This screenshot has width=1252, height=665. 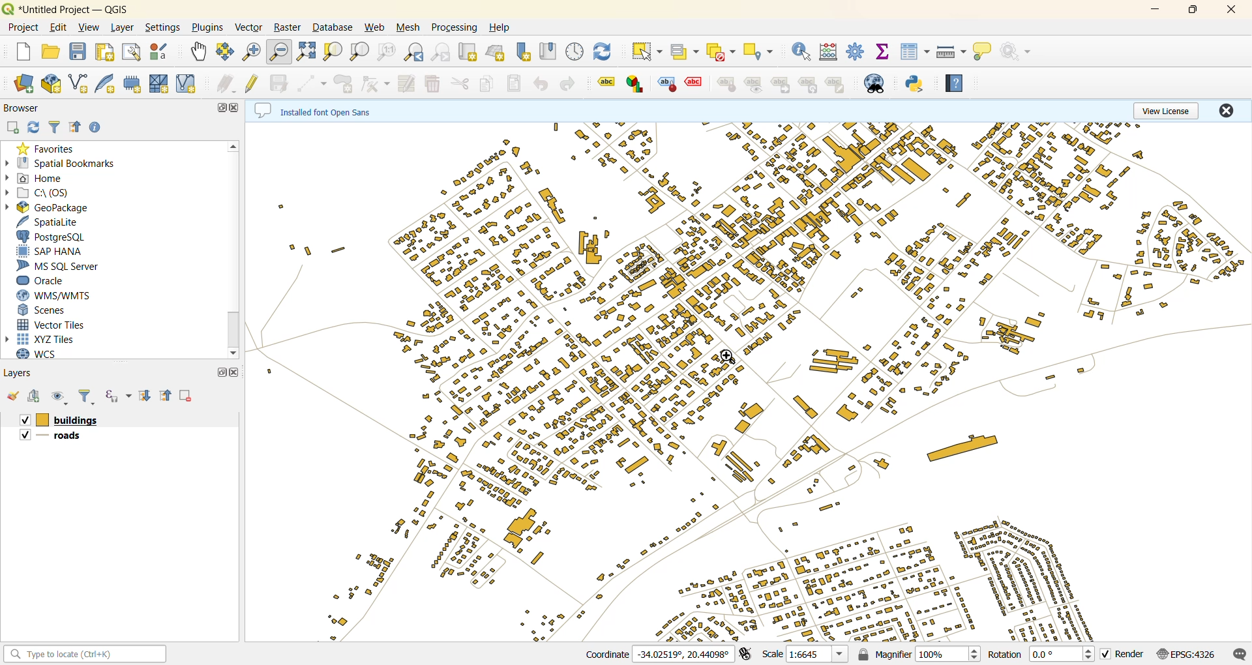 I want to click on metadata, so click(x=328, y=111).